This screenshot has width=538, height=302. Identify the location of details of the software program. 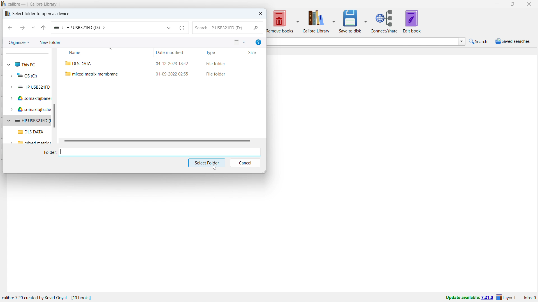
(70, 296).